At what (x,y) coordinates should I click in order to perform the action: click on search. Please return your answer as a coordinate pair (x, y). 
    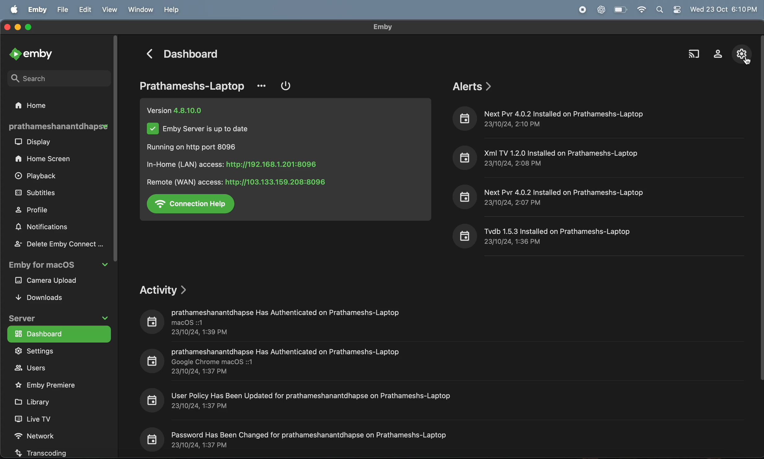
    Looking at the image, I should click on (55, 78).